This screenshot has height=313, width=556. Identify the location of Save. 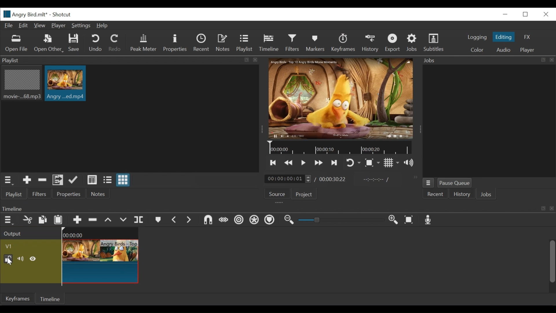
(75, 44).